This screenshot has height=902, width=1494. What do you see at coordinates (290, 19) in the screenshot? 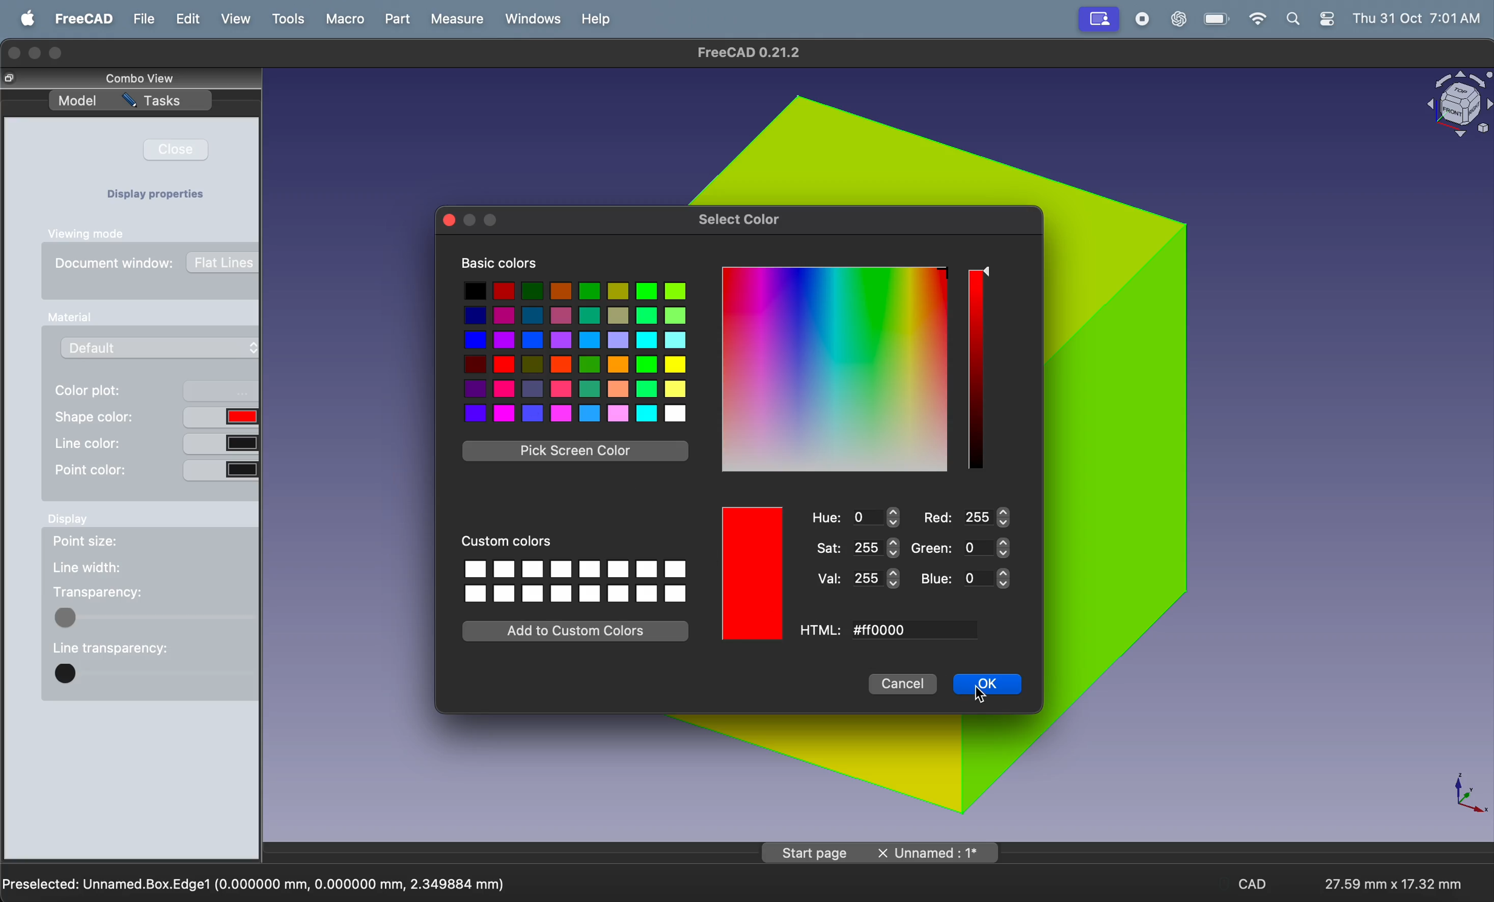
I see `tools` at bounding box center [290, 19].